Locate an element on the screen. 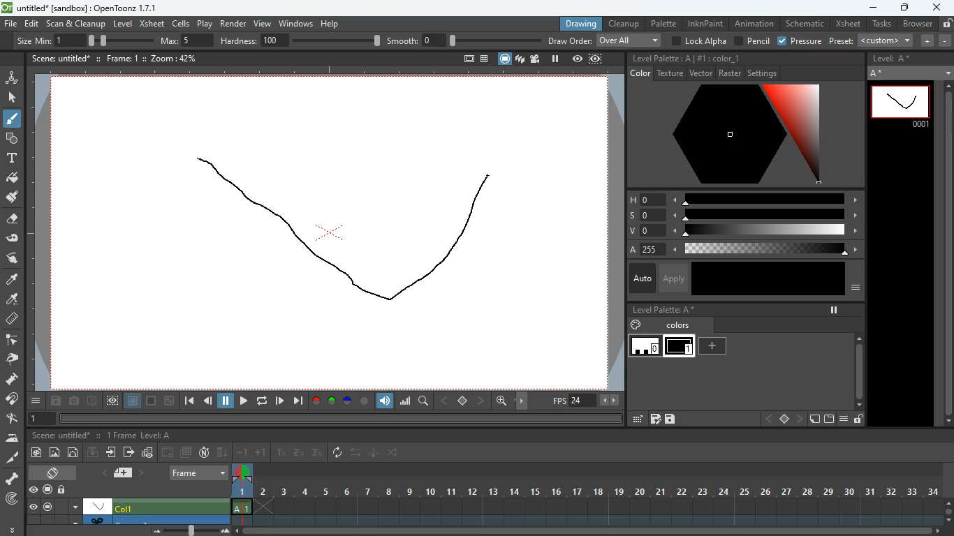 Image resolution: width=954 pixels, height=536 pixels. apply is located at coordinates (673, 278).